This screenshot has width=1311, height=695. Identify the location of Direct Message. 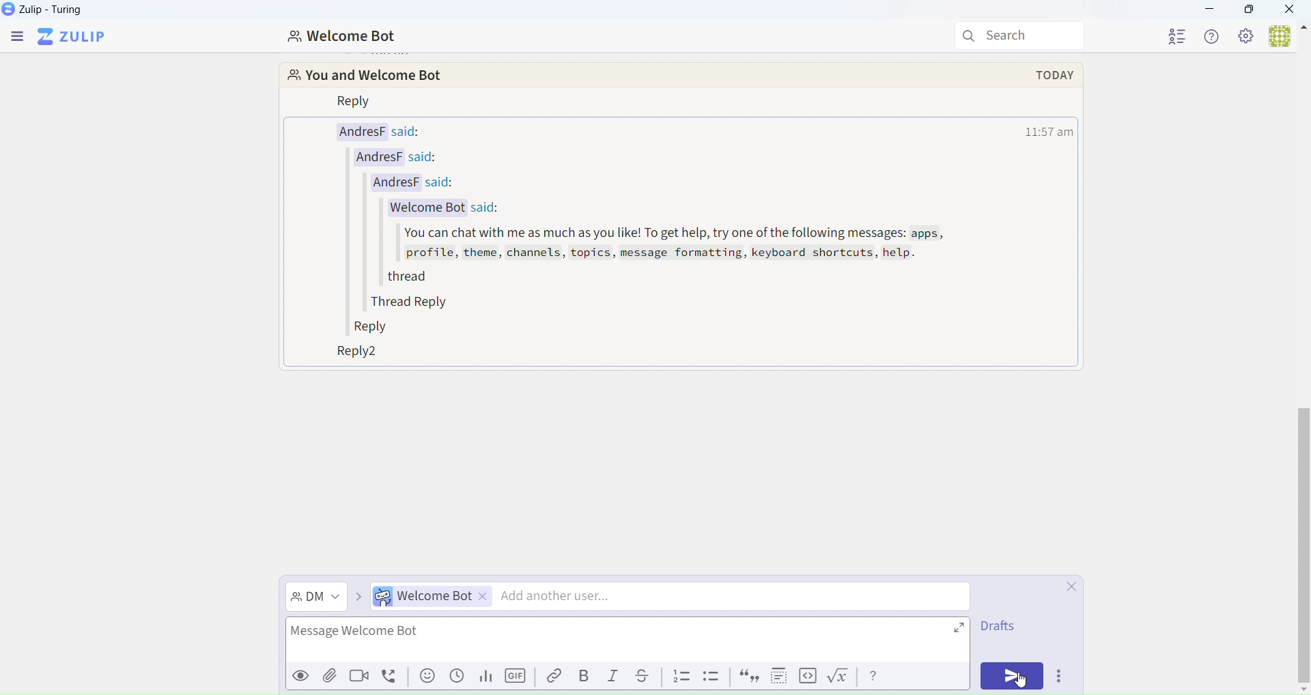
(317, 596).